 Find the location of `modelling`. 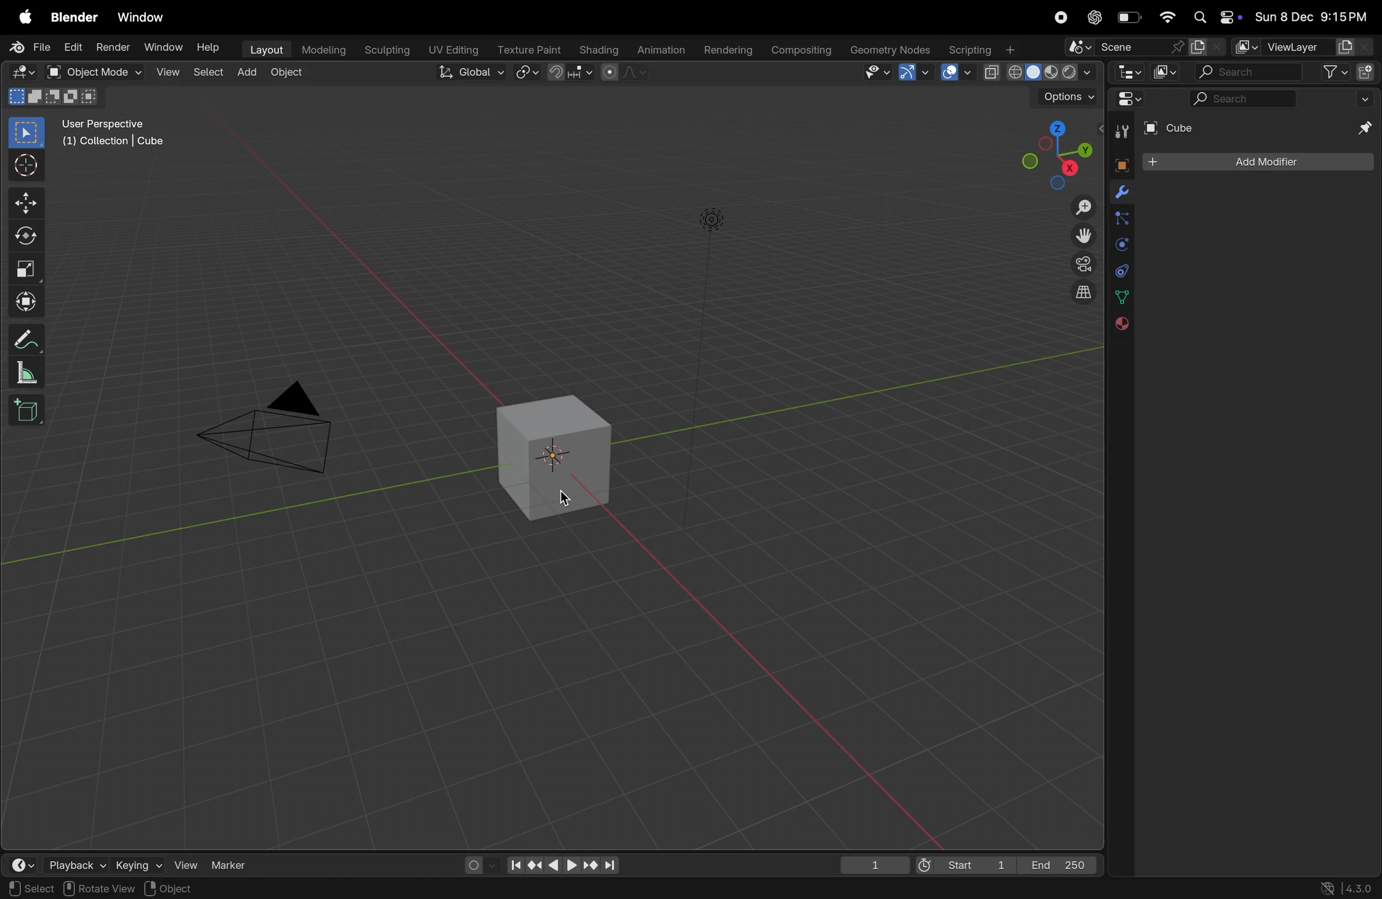

modelling is located at coordinates (324, 49).